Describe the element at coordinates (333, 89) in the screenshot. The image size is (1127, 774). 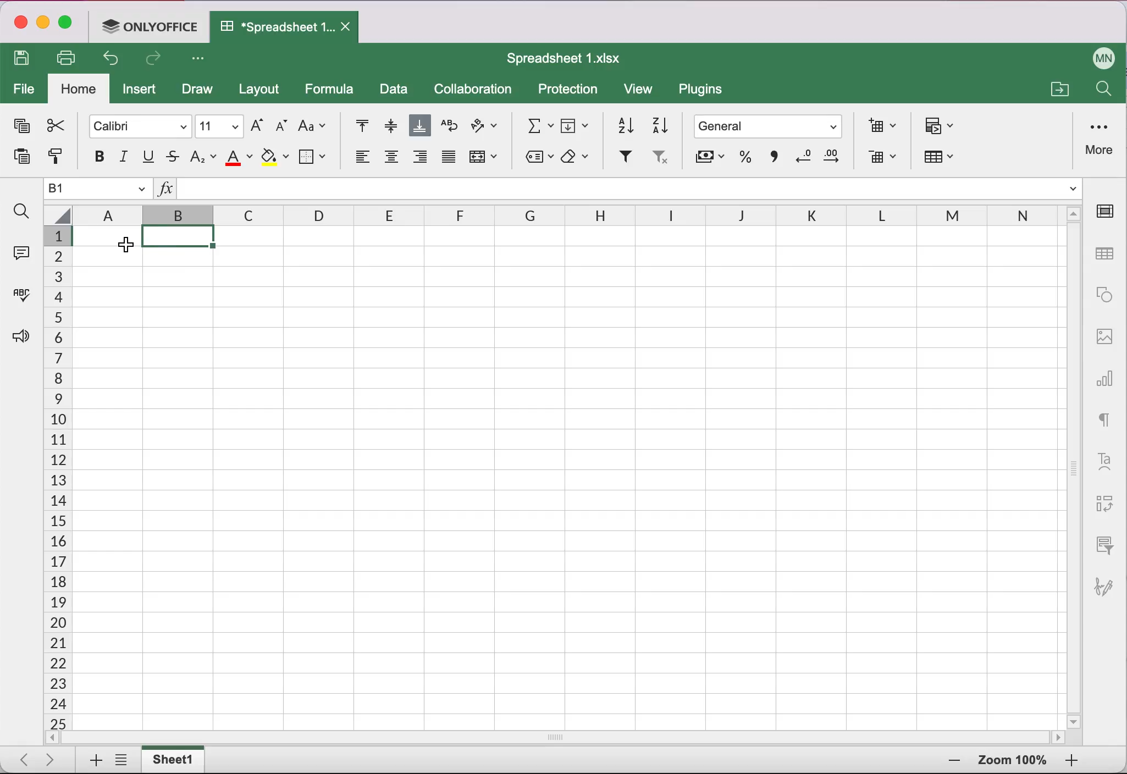
I see `formula` at that location.